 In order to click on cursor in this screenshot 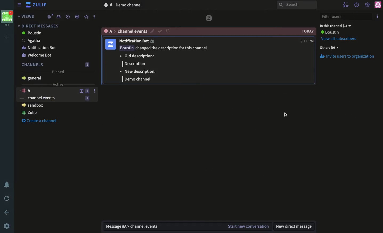, I will do `click(286, 115)`.